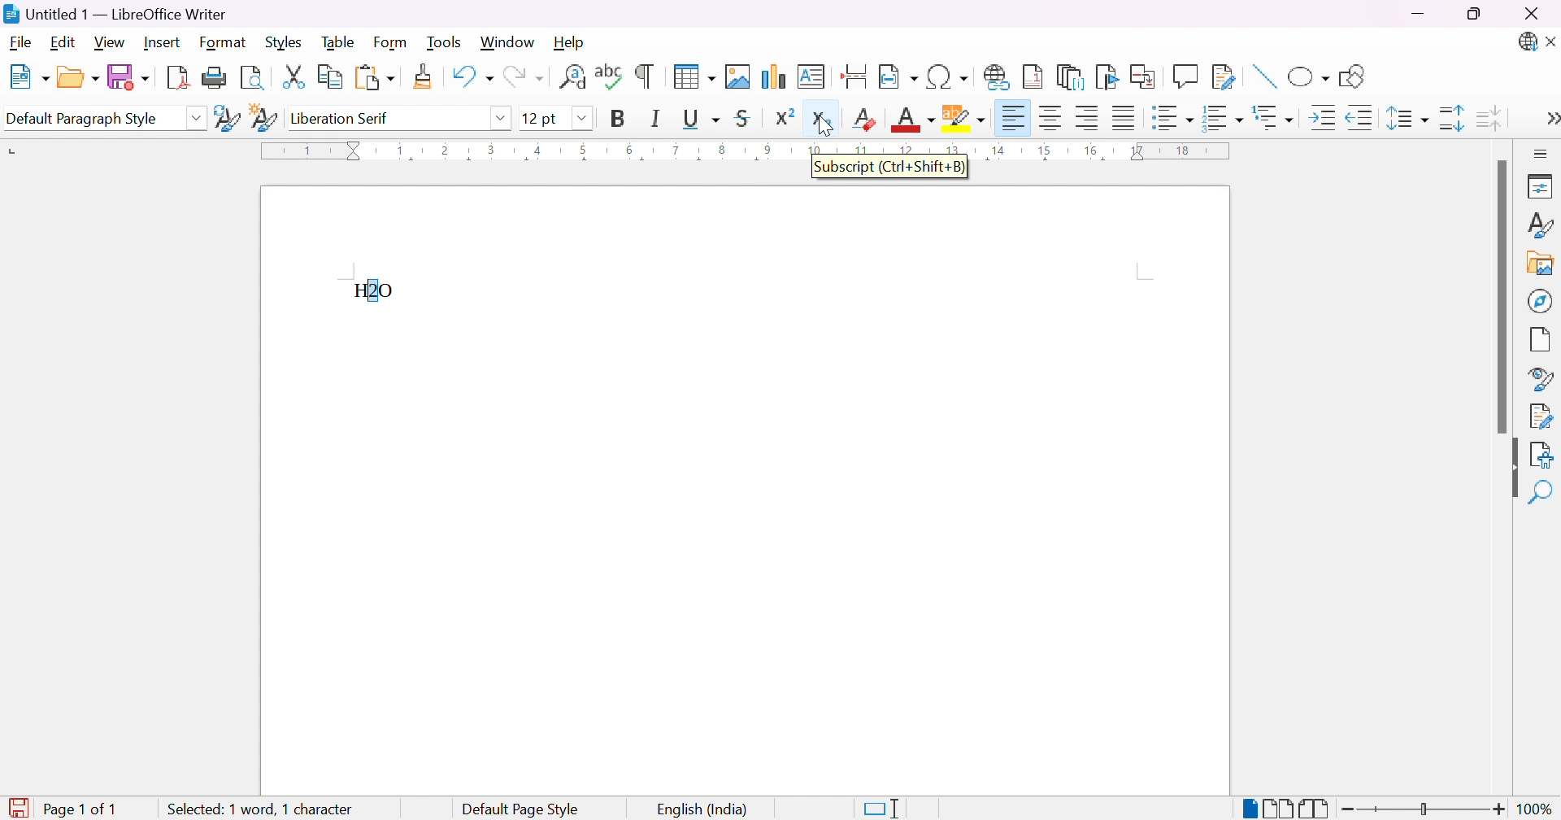 The height and width of the screenshot is (820, 1561). Describe the element at coordinates (266, 120) in the screenshot. I see `New style from selection` at that location.